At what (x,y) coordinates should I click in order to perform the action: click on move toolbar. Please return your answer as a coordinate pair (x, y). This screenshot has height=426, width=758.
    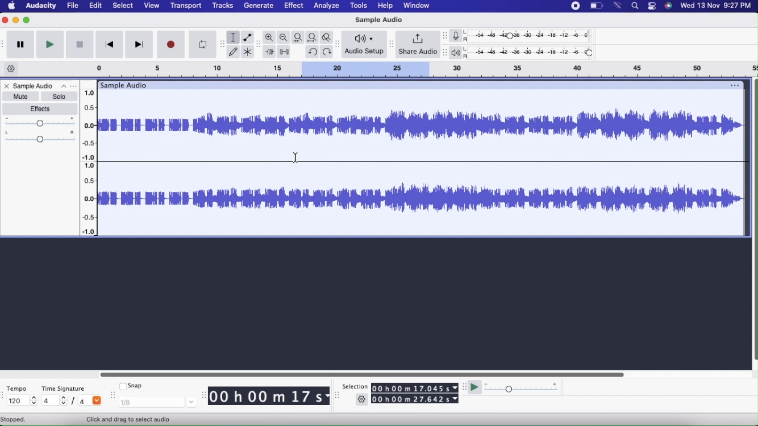
    Looking at the image, I should click on (390, 44).